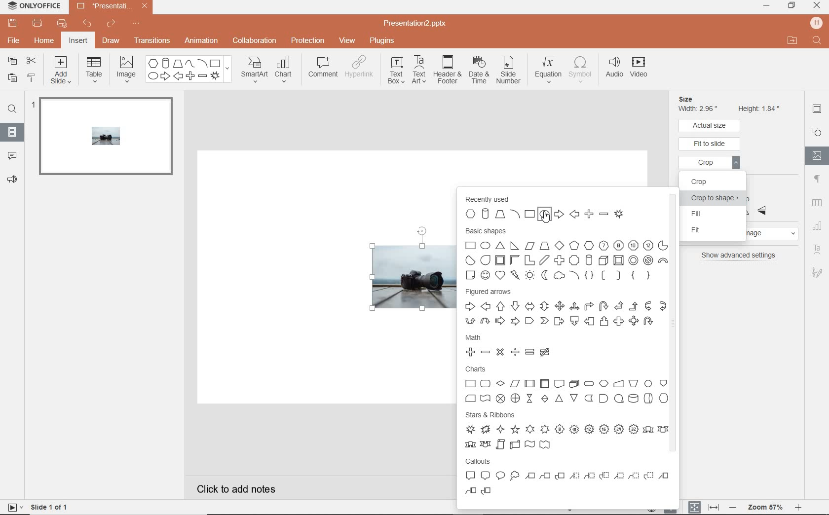  What do you see at coordinates (253, 70) in the screenshot?
I see `smartart` at bounding box center [253, 70].